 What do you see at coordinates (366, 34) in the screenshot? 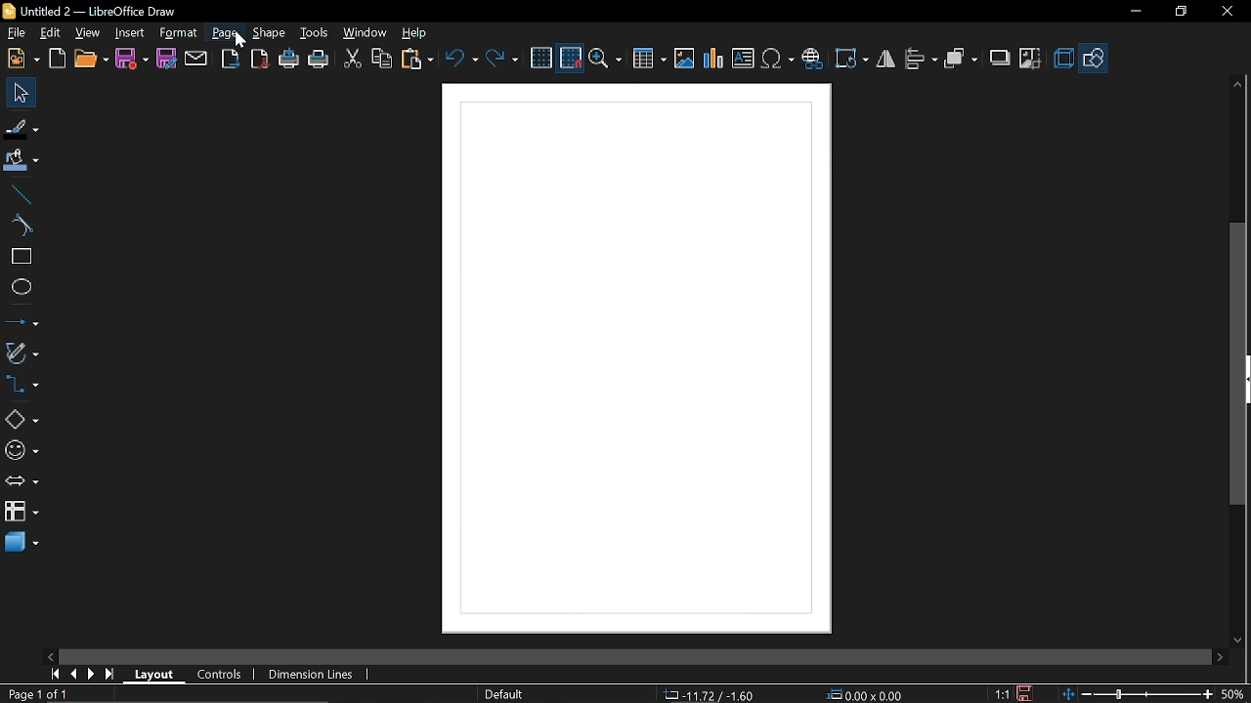
I see `Window` at bounding box center [366, 34].